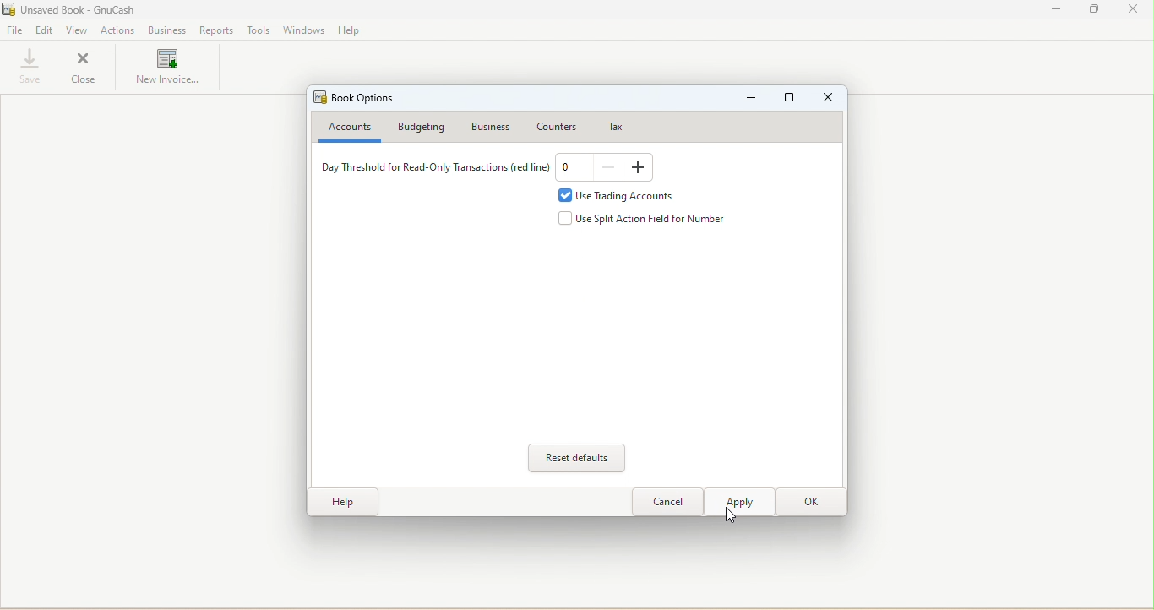 The height and width of the screenshot is (610, 1154). Describe the element at coordinates (340, 503) in the screenshot. I see `Help` at that location.